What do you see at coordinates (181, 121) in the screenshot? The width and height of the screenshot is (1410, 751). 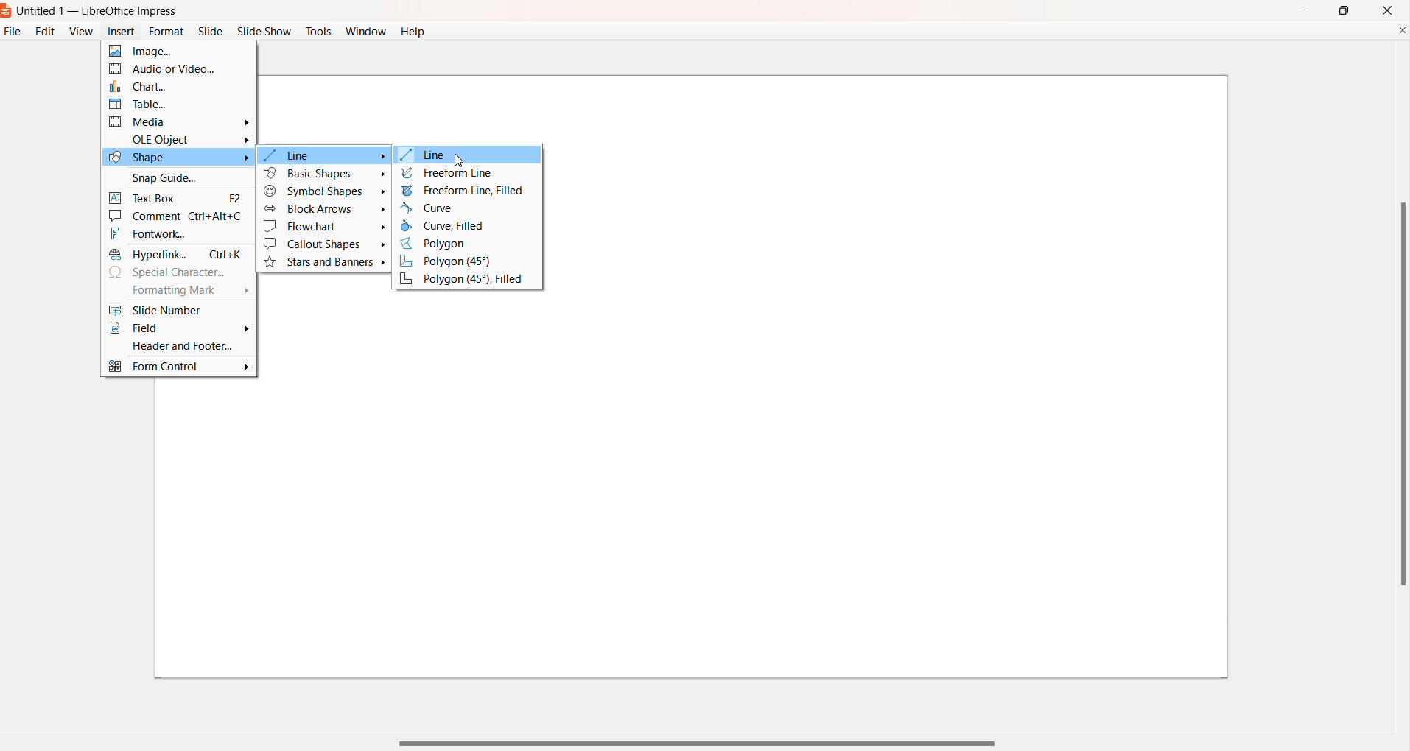 I see `media` at bounding box center [181, 121].